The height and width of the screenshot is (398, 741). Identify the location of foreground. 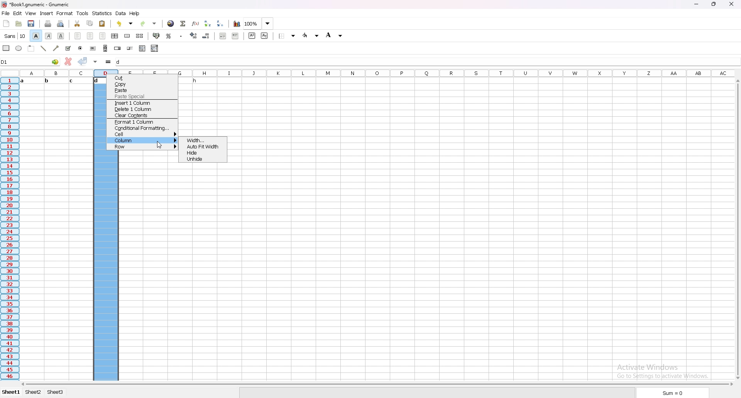
(311, 35).